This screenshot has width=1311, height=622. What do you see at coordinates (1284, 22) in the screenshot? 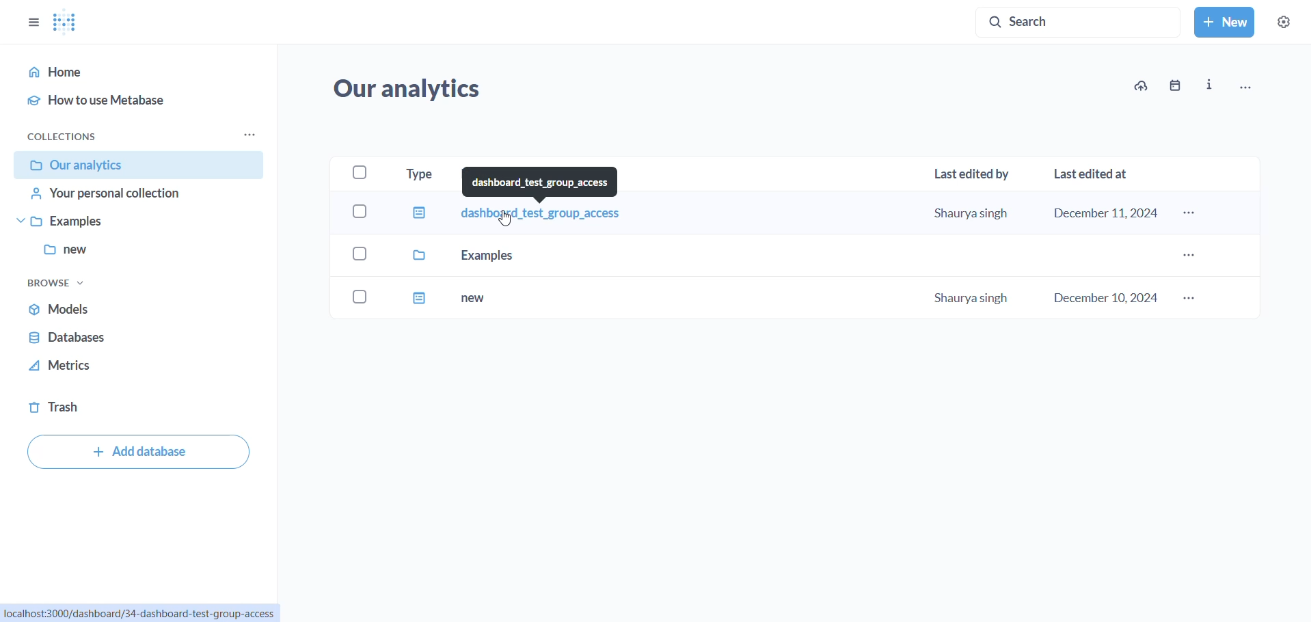
I see `settings` at bounding box center [1284, 22].